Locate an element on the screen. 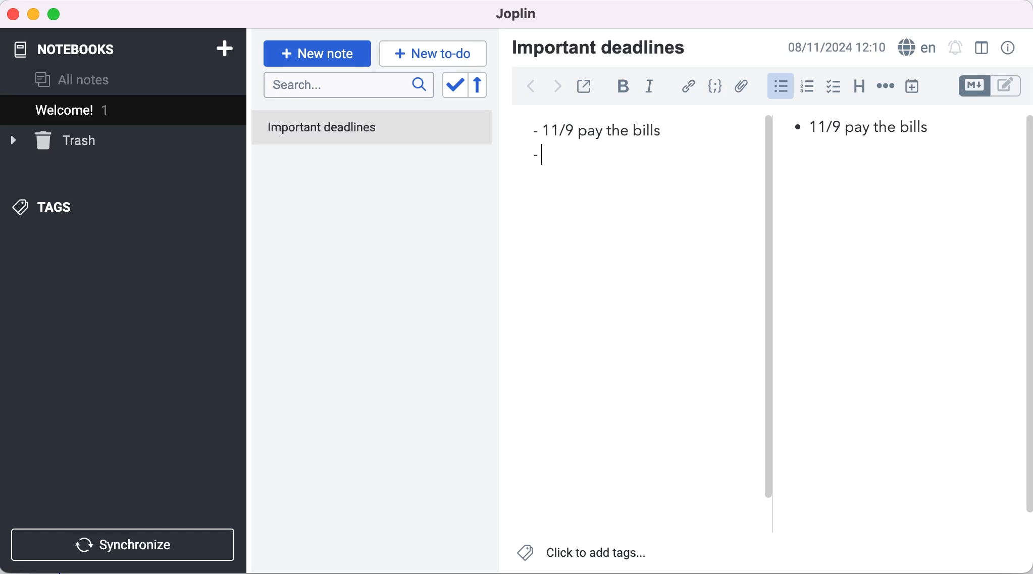  minimize is located at coordinates (34, 14).